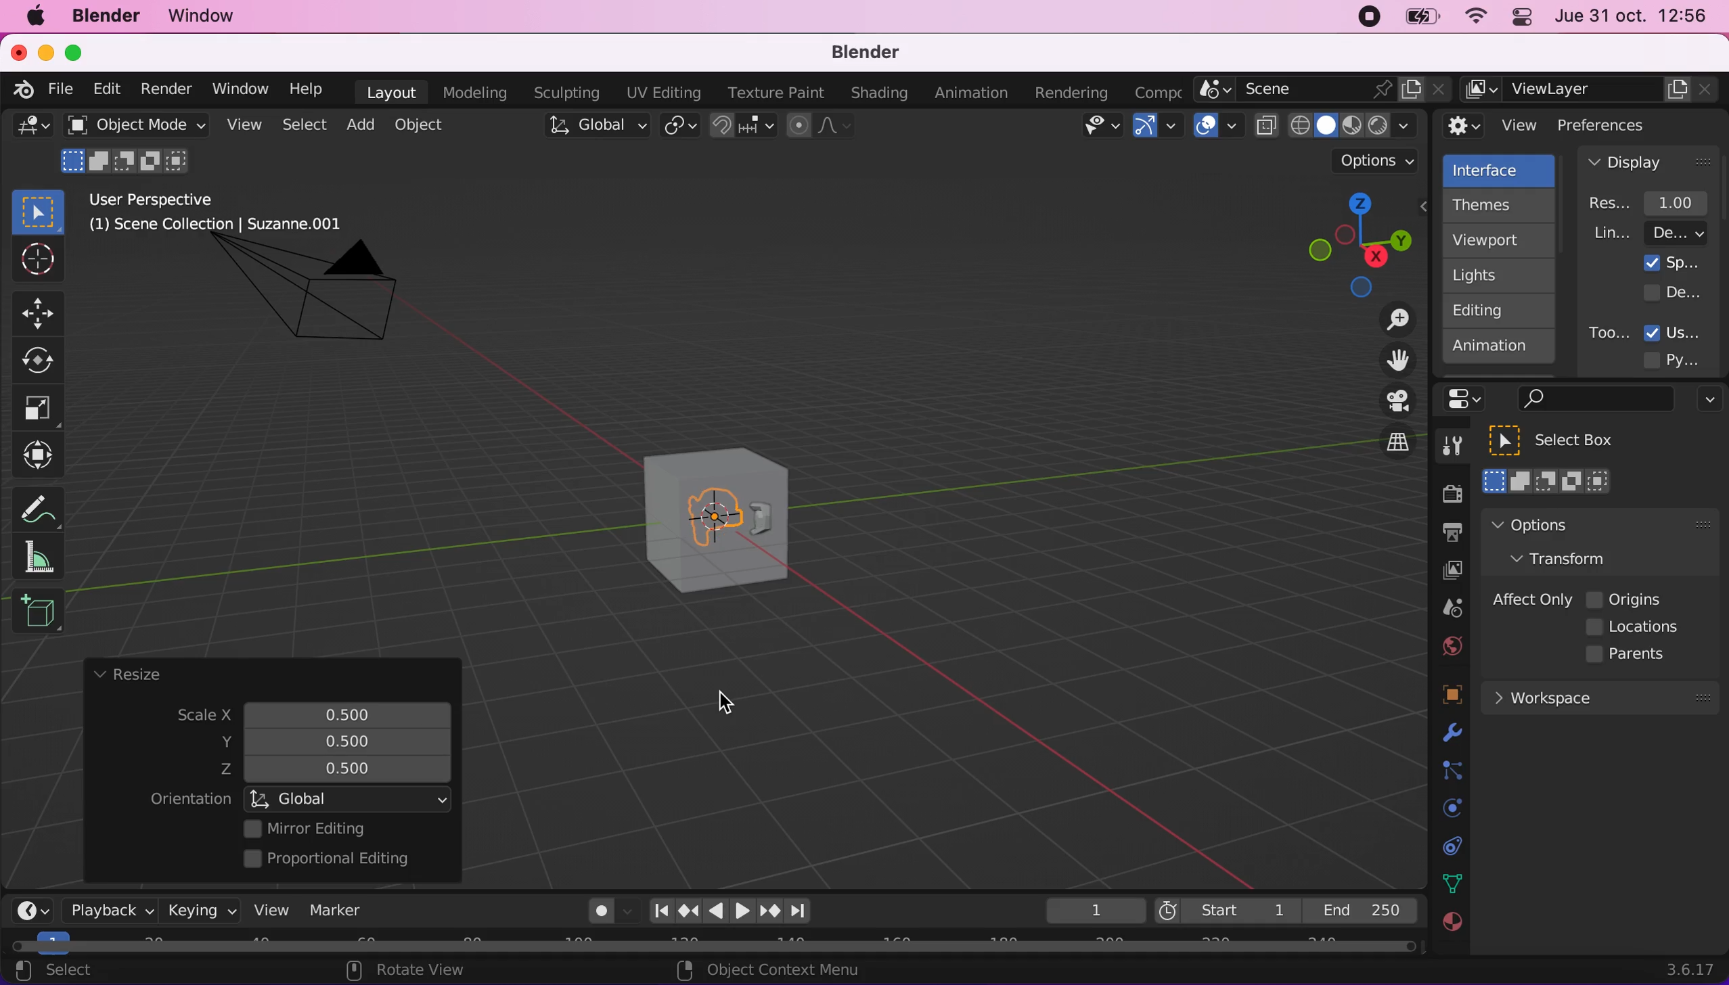  I want to click on options, so click(1706, 401).